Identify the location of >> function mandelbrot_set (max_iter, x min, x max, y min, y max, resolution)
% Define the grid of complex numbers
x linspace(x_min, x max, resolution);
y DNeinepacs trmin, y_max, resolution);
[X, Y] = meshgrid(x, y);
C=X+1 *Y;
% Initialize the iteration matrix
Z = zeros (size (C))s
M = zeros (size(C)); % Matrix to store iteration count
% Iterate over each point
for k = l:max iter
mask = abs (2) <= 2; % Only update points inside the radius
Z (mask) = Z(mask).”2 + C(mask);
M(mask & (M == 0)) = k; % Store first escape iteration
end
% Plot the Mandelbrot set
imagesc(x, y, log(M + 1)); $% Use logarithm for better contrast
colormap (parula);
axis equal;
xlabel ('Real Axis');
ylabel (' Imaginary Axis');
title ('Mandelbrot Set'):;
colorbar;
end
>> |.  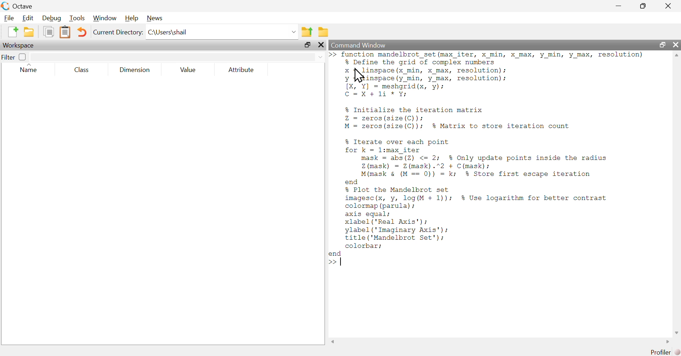
(497, 163).